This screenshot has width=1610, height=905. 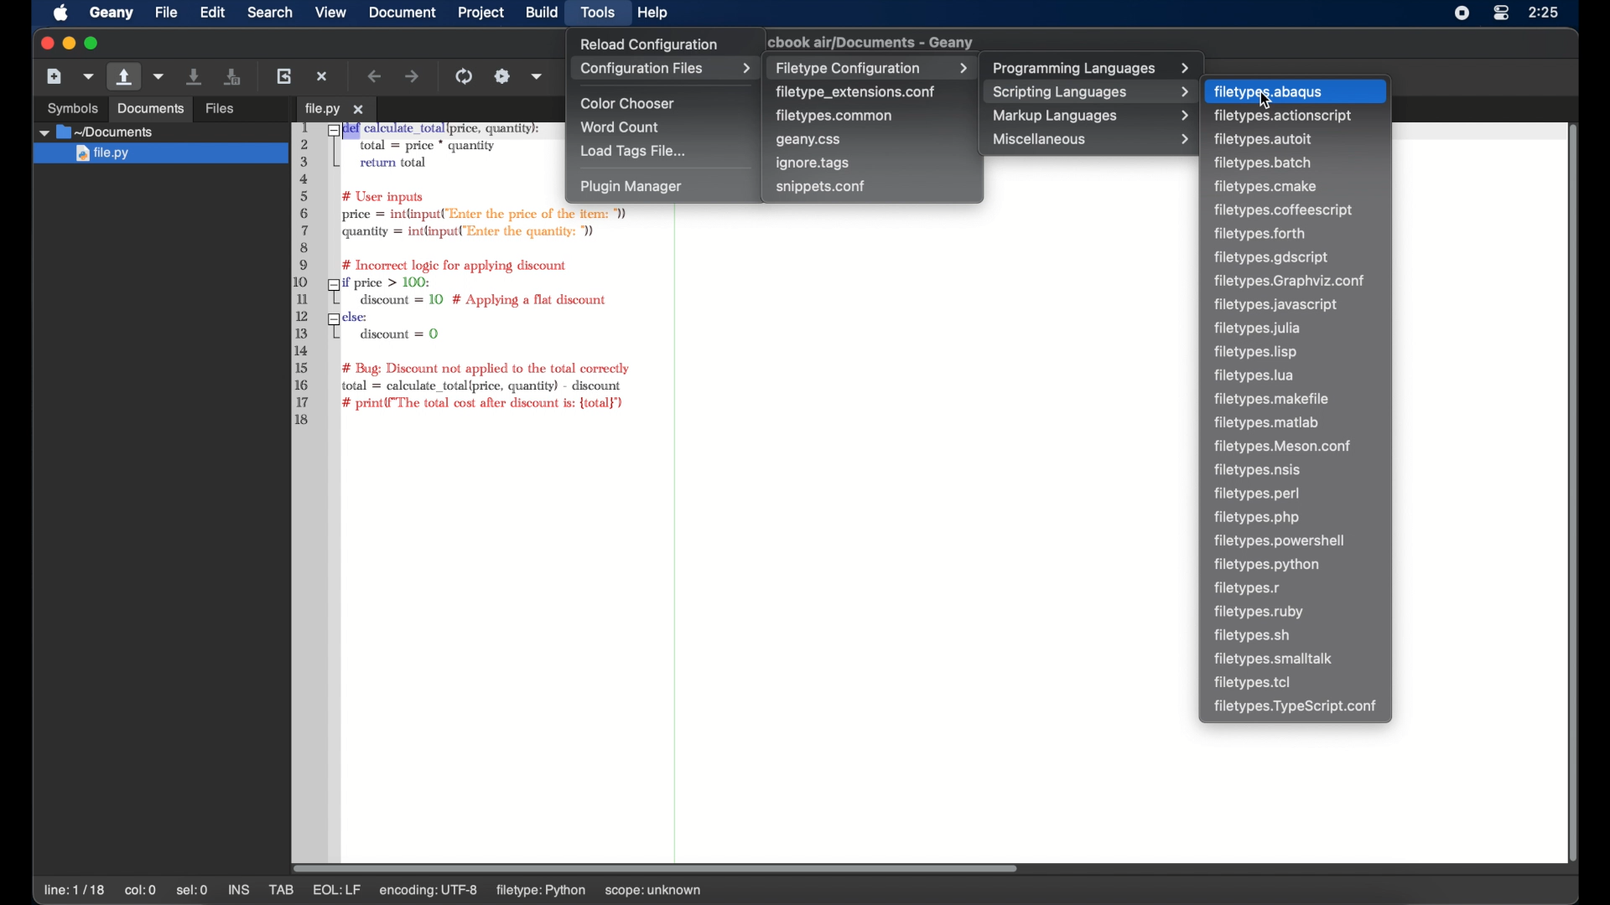 What do you see at coordinates (1285, 116) in the screenshot?
I see `filetypes` at bounding box center [1285, 116].